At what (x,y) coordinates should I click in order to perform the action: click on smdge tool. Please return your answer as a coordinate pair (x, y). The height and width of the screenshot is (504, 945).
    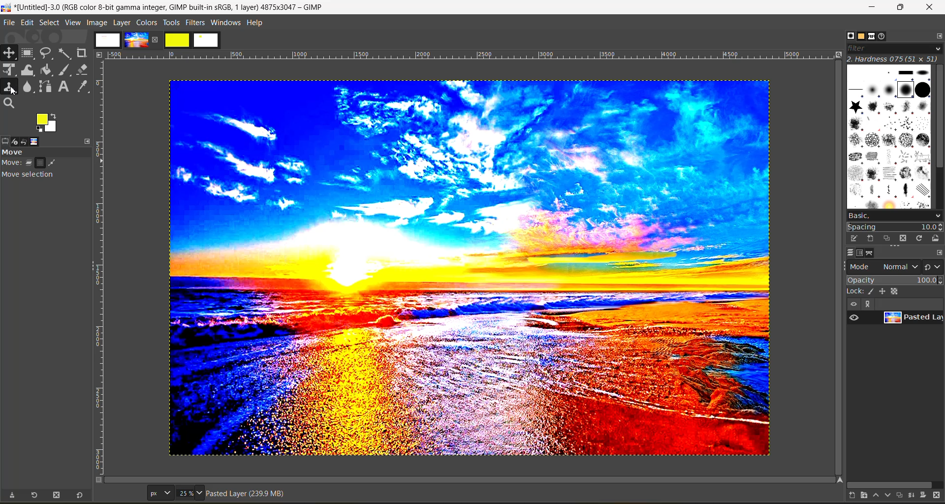
    Looking at the image, I should click on (28, 88).